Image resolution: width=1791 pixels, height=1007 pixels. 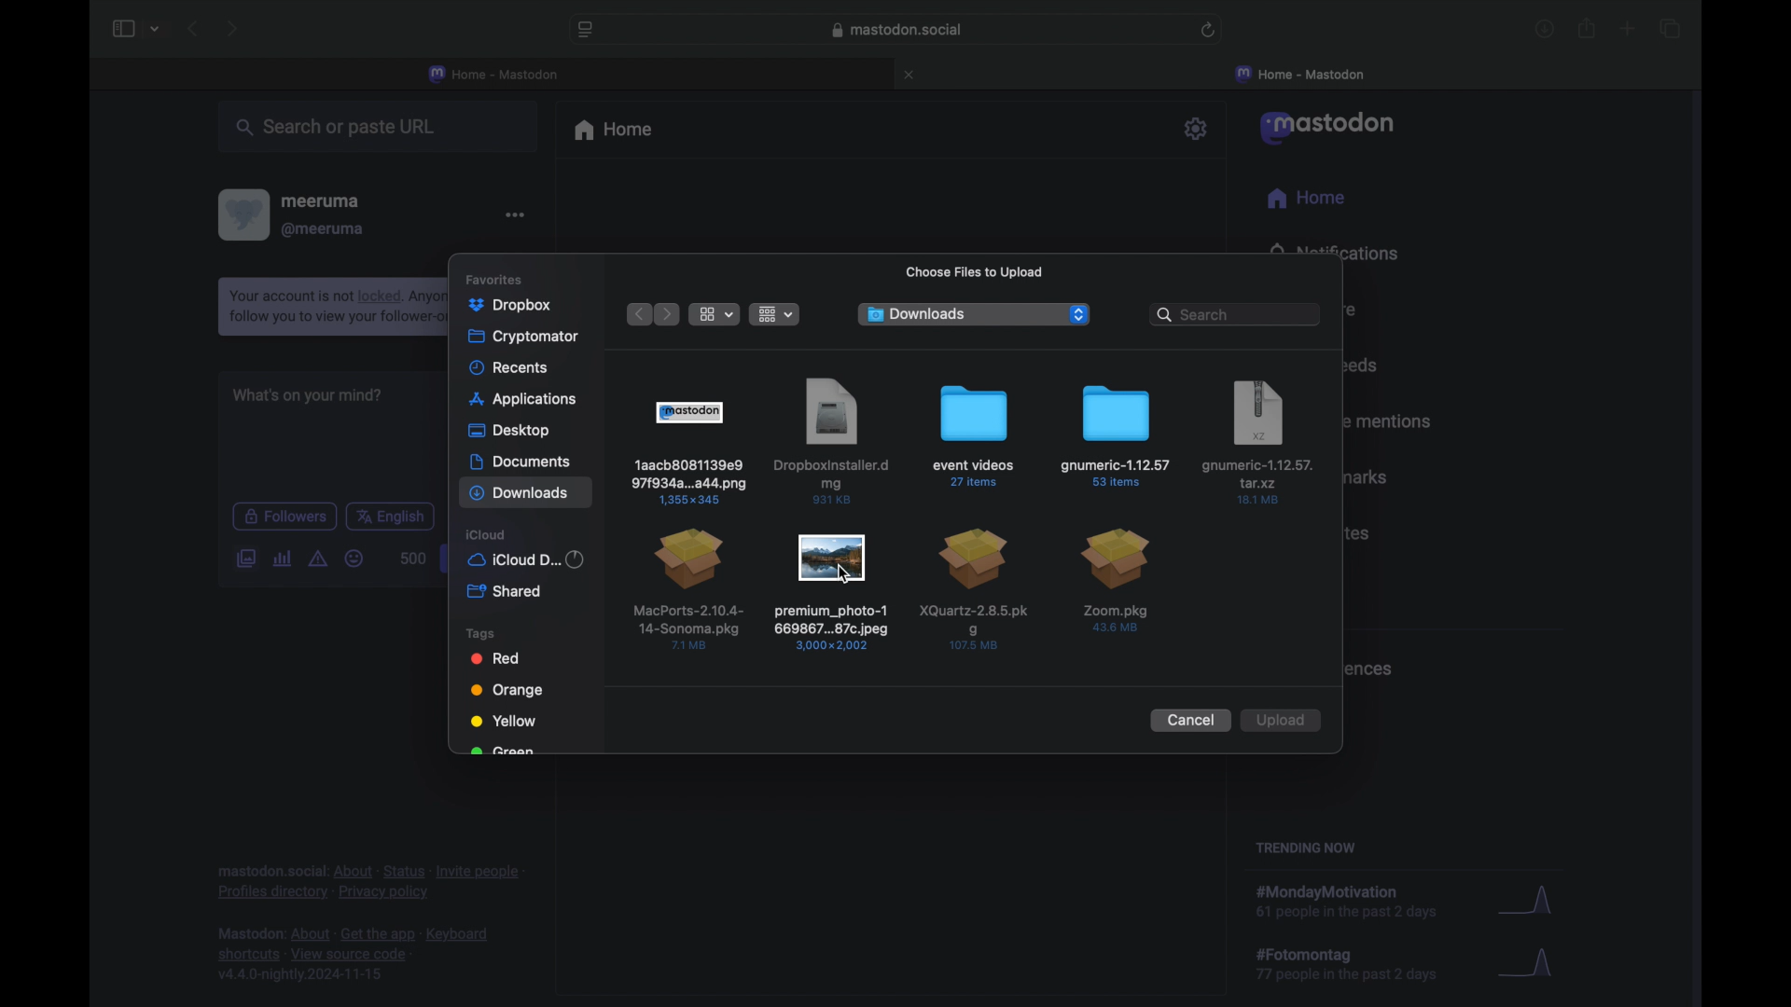 What do you see at coordinates (1360, 898) in the screenshot?
I see `hashtag trend` at bounding box center [1360, 898].